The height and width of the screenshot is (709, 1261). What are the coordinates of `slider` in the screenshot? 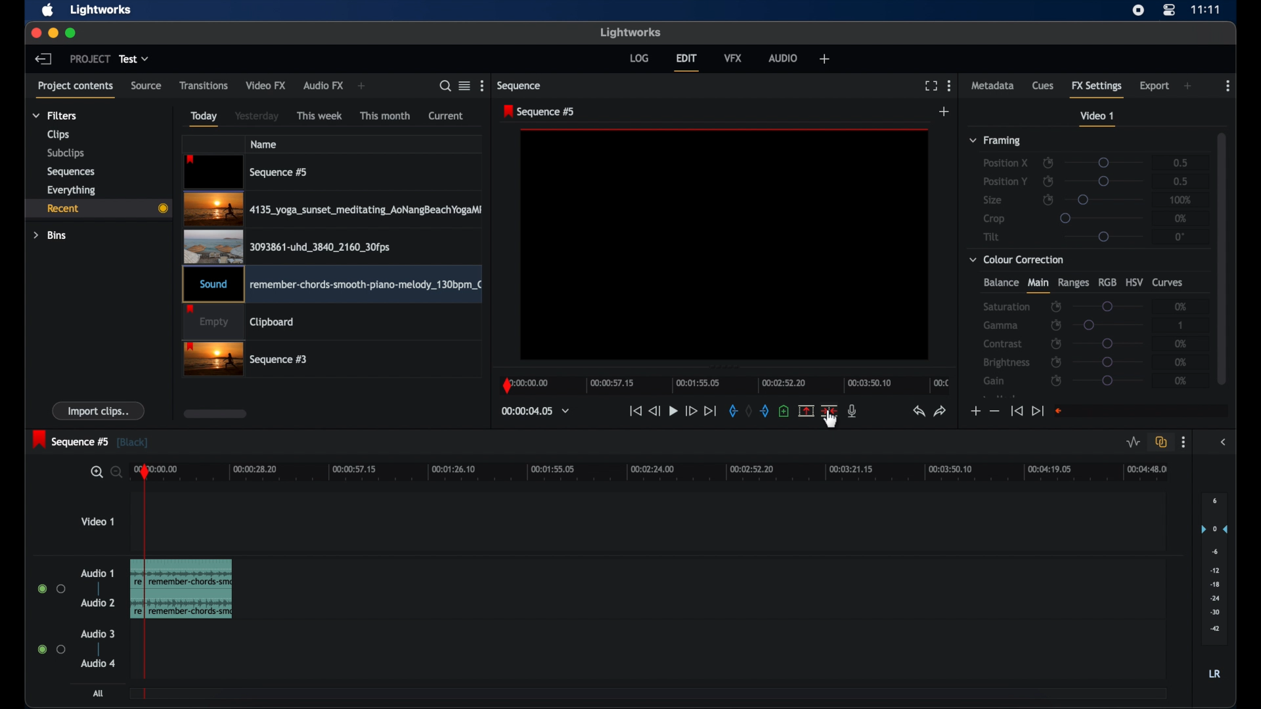 It's located at (1105, 163).